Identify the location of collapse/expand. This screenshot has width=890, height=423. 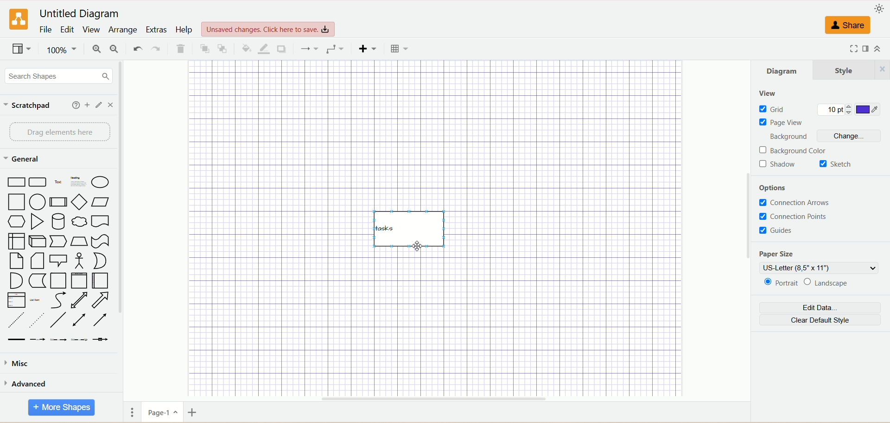
(877, 49).